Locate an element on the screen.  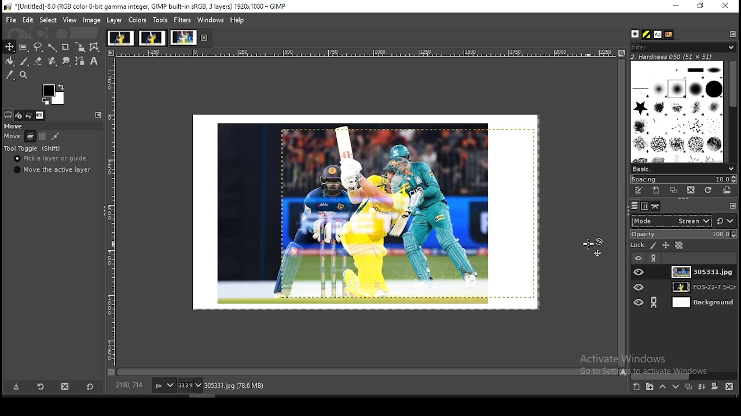
spacing is located at coordinates (685, 179).